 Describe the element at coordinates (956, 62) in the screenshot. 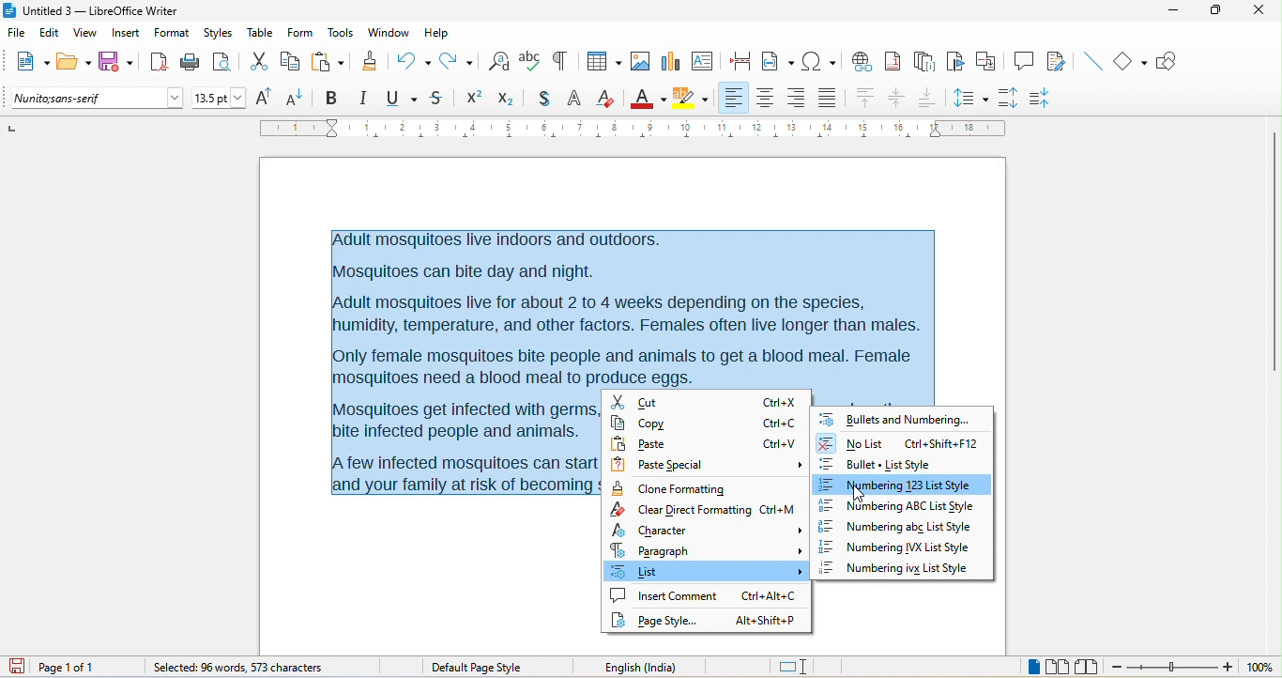

I see `bookmark` at that location.